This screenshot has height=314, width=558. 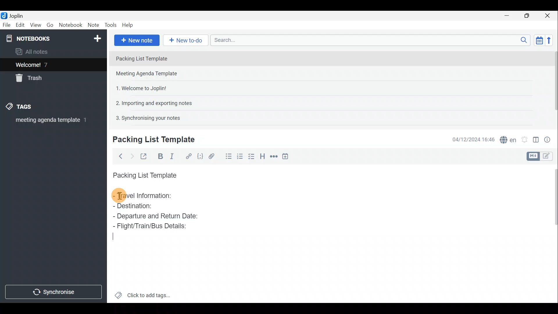 I want to click on Toggle editors, so click(x=534, y=156).